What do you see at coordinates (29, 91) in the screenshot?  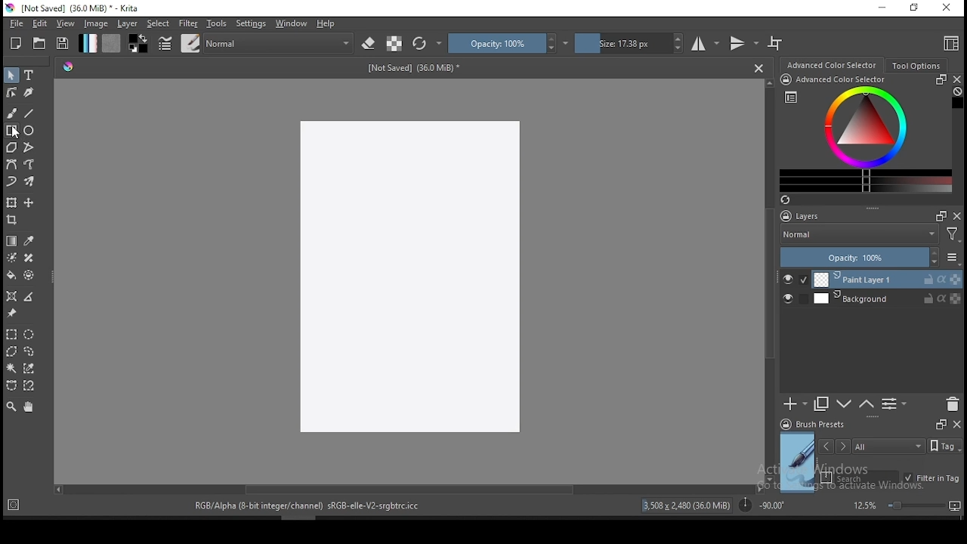 I see `calligraphy` at bounding box center [29, 91].